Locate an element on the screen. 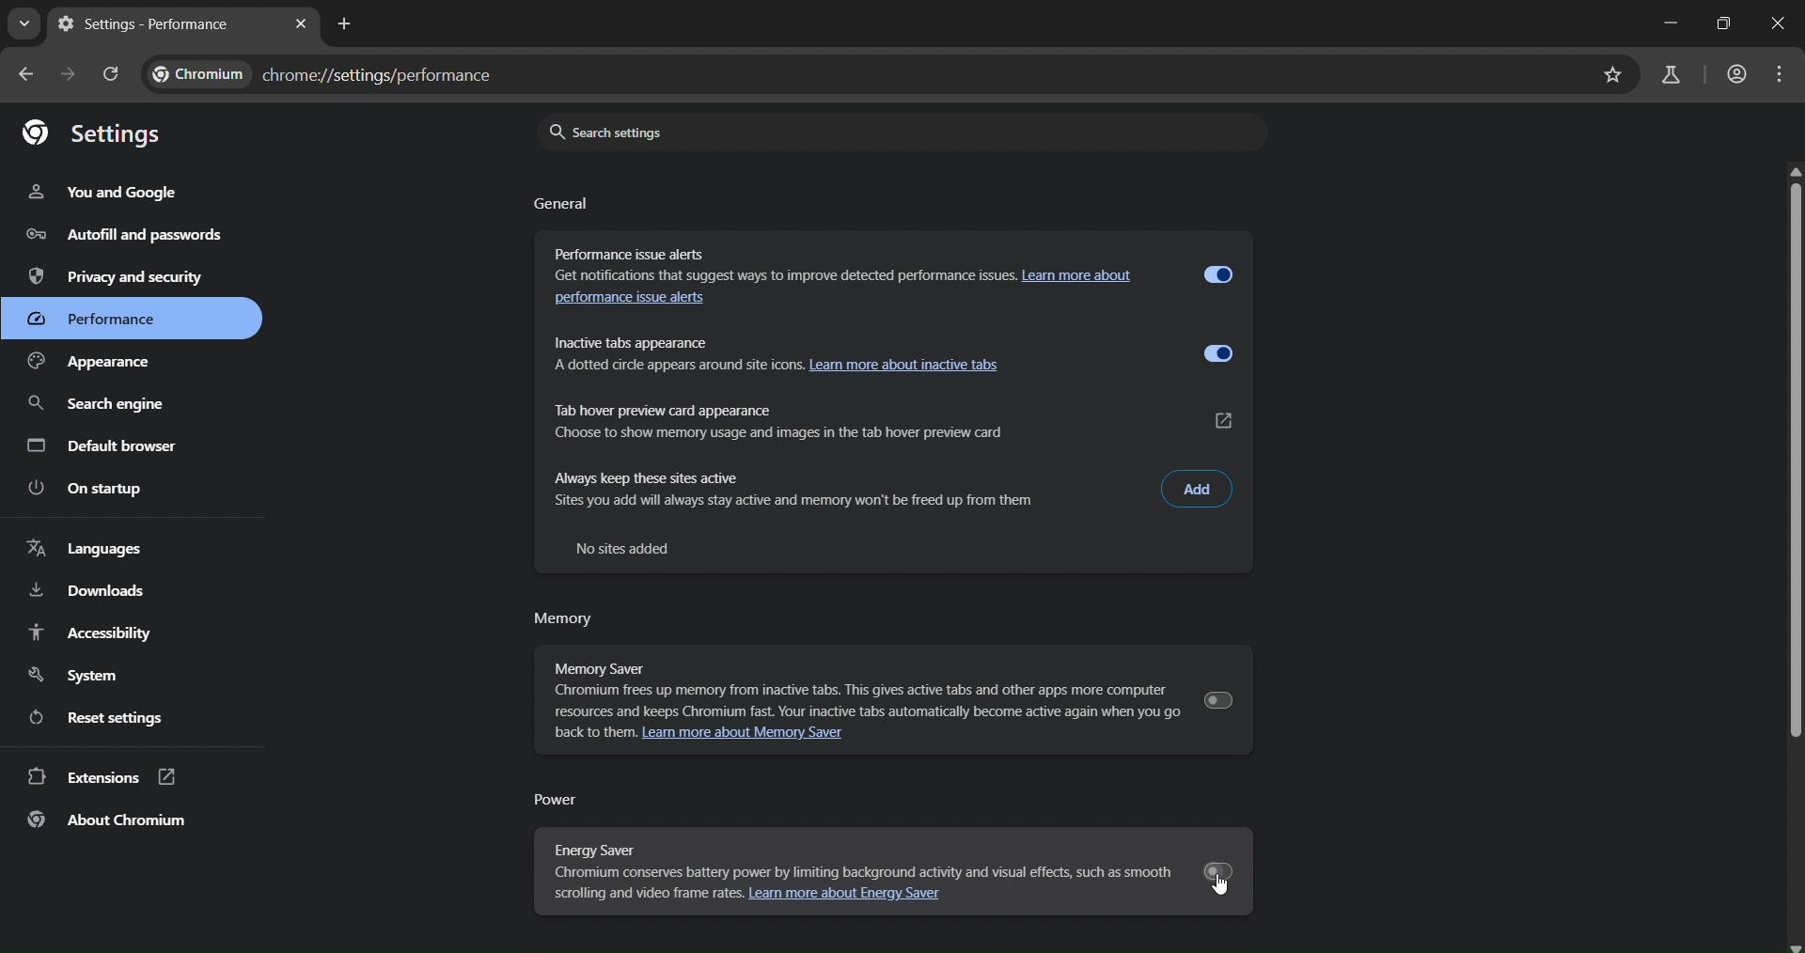 The width and height of the screenshot is (1805, 953). account is located at coordinates (1734, 73).